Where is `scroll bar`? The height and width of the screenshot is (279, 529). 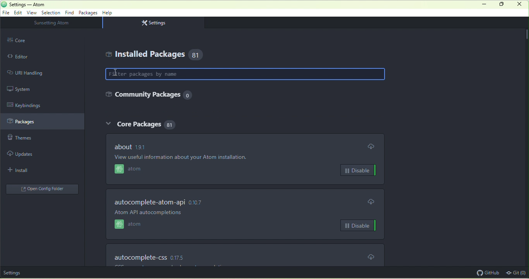
scroll bar is located at coordinates (526, 34).